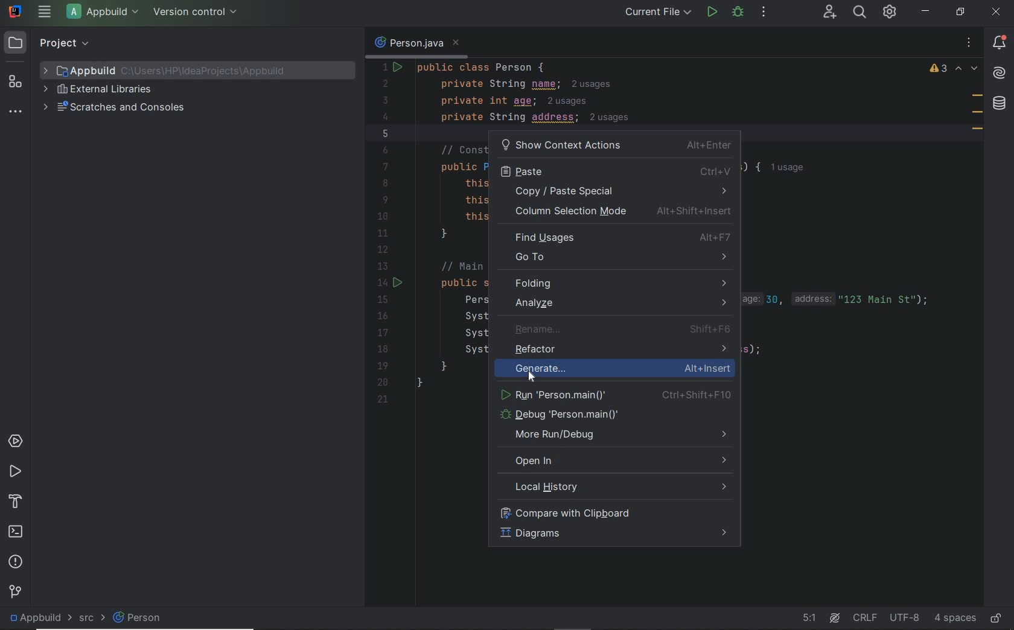 The image size is (1014, 630). What do you see at coordinates (14, 560) in the screenshot?
I see `problems` at bounding box center [14, 560].